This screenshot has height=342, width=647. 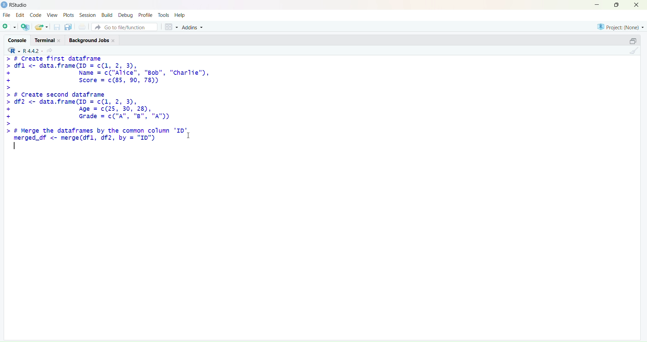 What do you see at coordinates (19, 5) in the screenshot?
I see `RStudio` at bounding box center [19, 5].